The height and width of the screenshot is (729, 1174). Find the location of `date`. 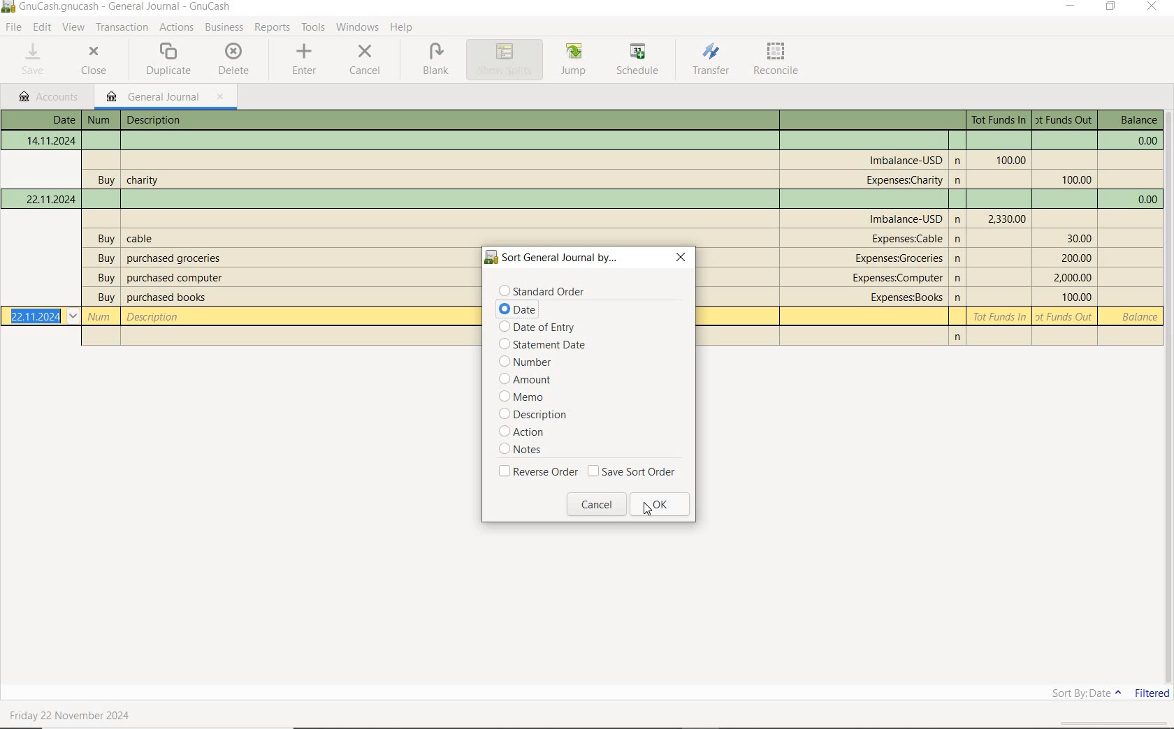

date is located at coordinates (519, 310).